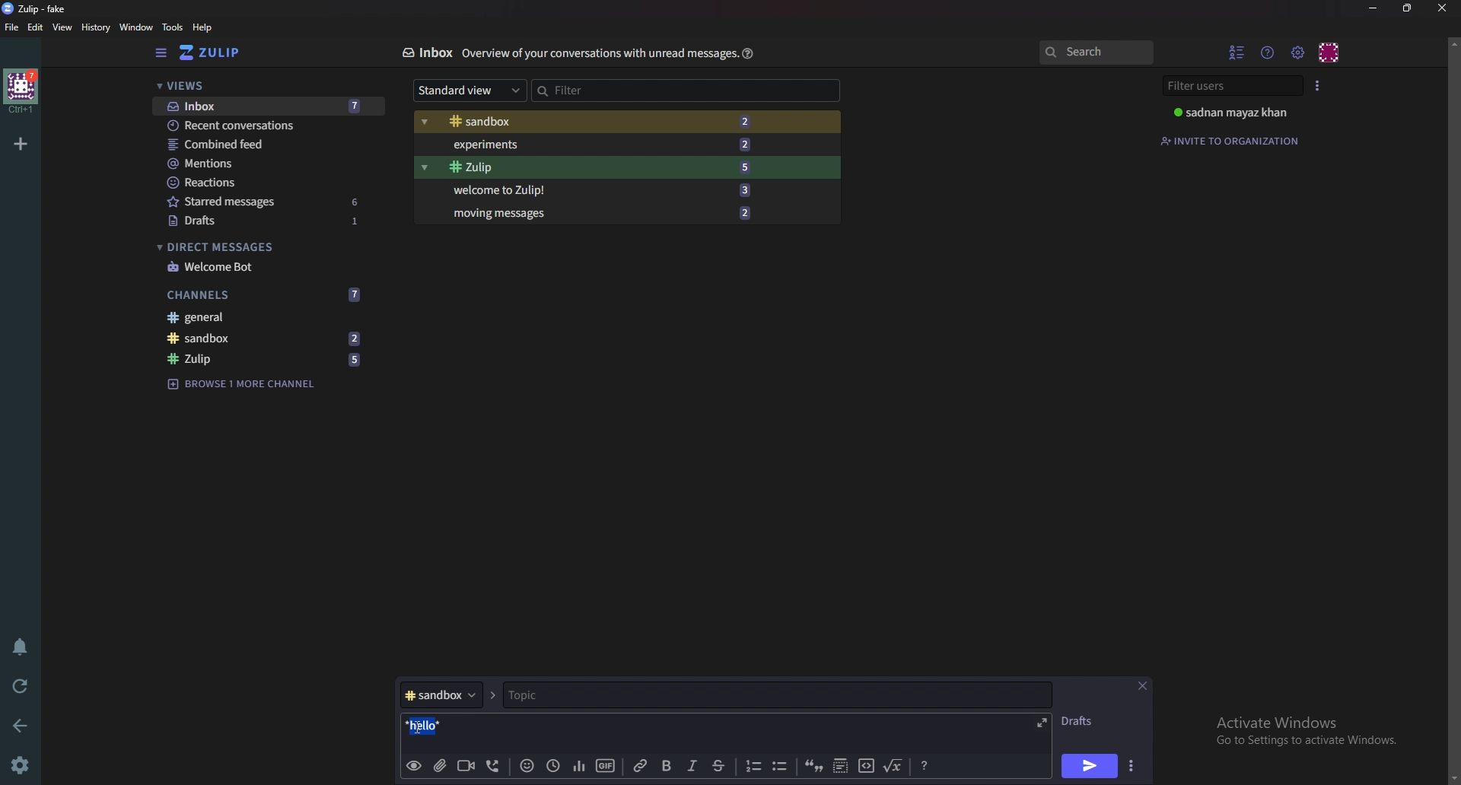 Image resolution: width=1461 pixels, height=785 pixels. Describe the element at coordinates (431, 724) in the screenshot. I see `hello` at that location.